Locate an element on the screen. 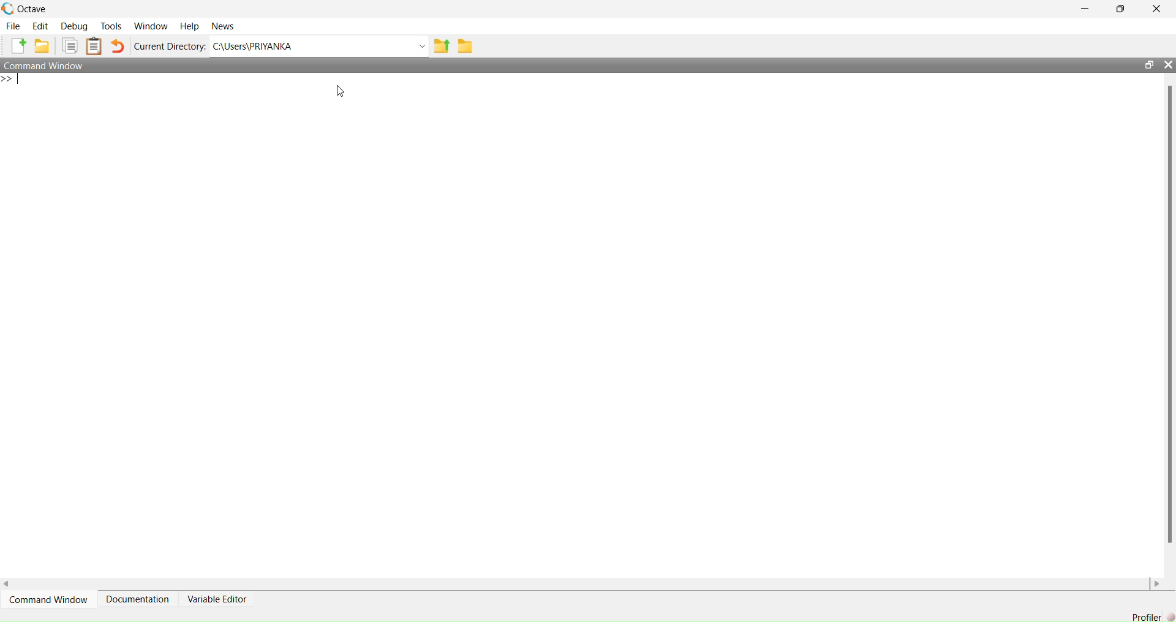  copy is located at coordinates (69, 46).